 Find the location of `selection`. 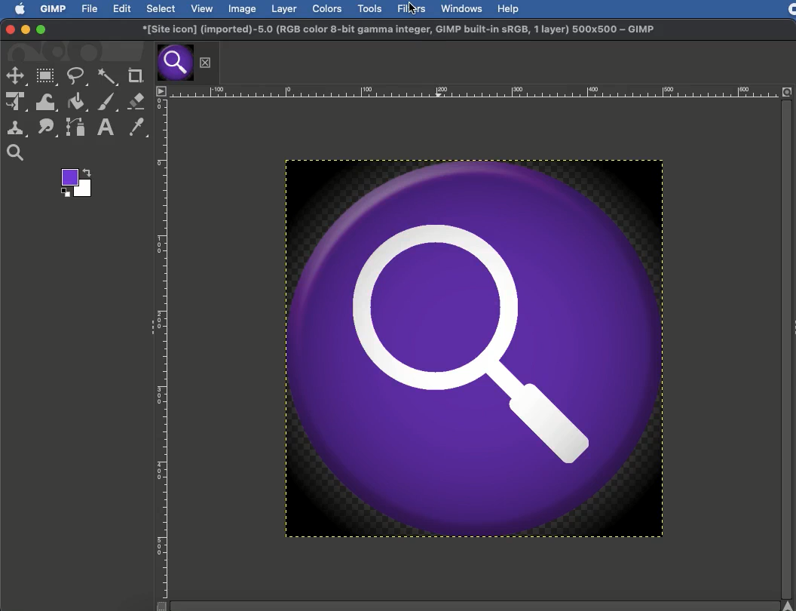

selection is located at coordinates (17, 78).